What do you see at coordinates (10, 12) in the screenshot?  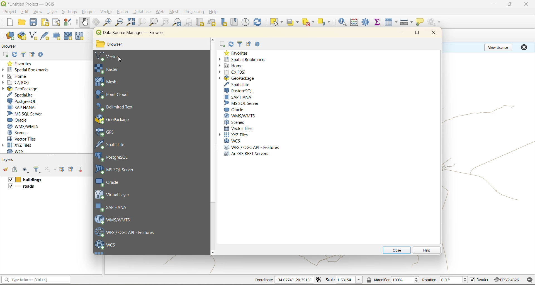 I see `project` at bounding box center [10, 12].